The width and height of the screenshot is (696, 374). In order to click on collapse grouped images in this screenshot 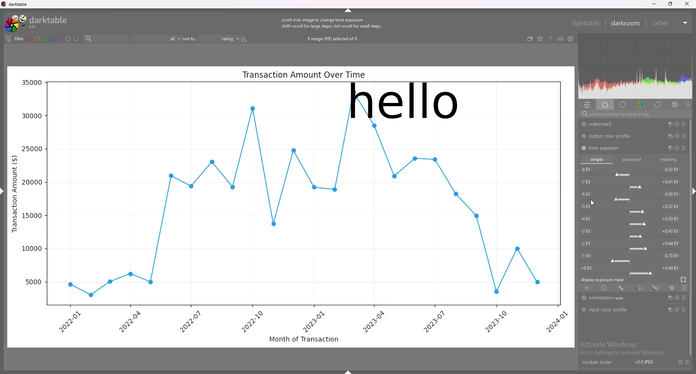, I will do `click(530, 39)`.